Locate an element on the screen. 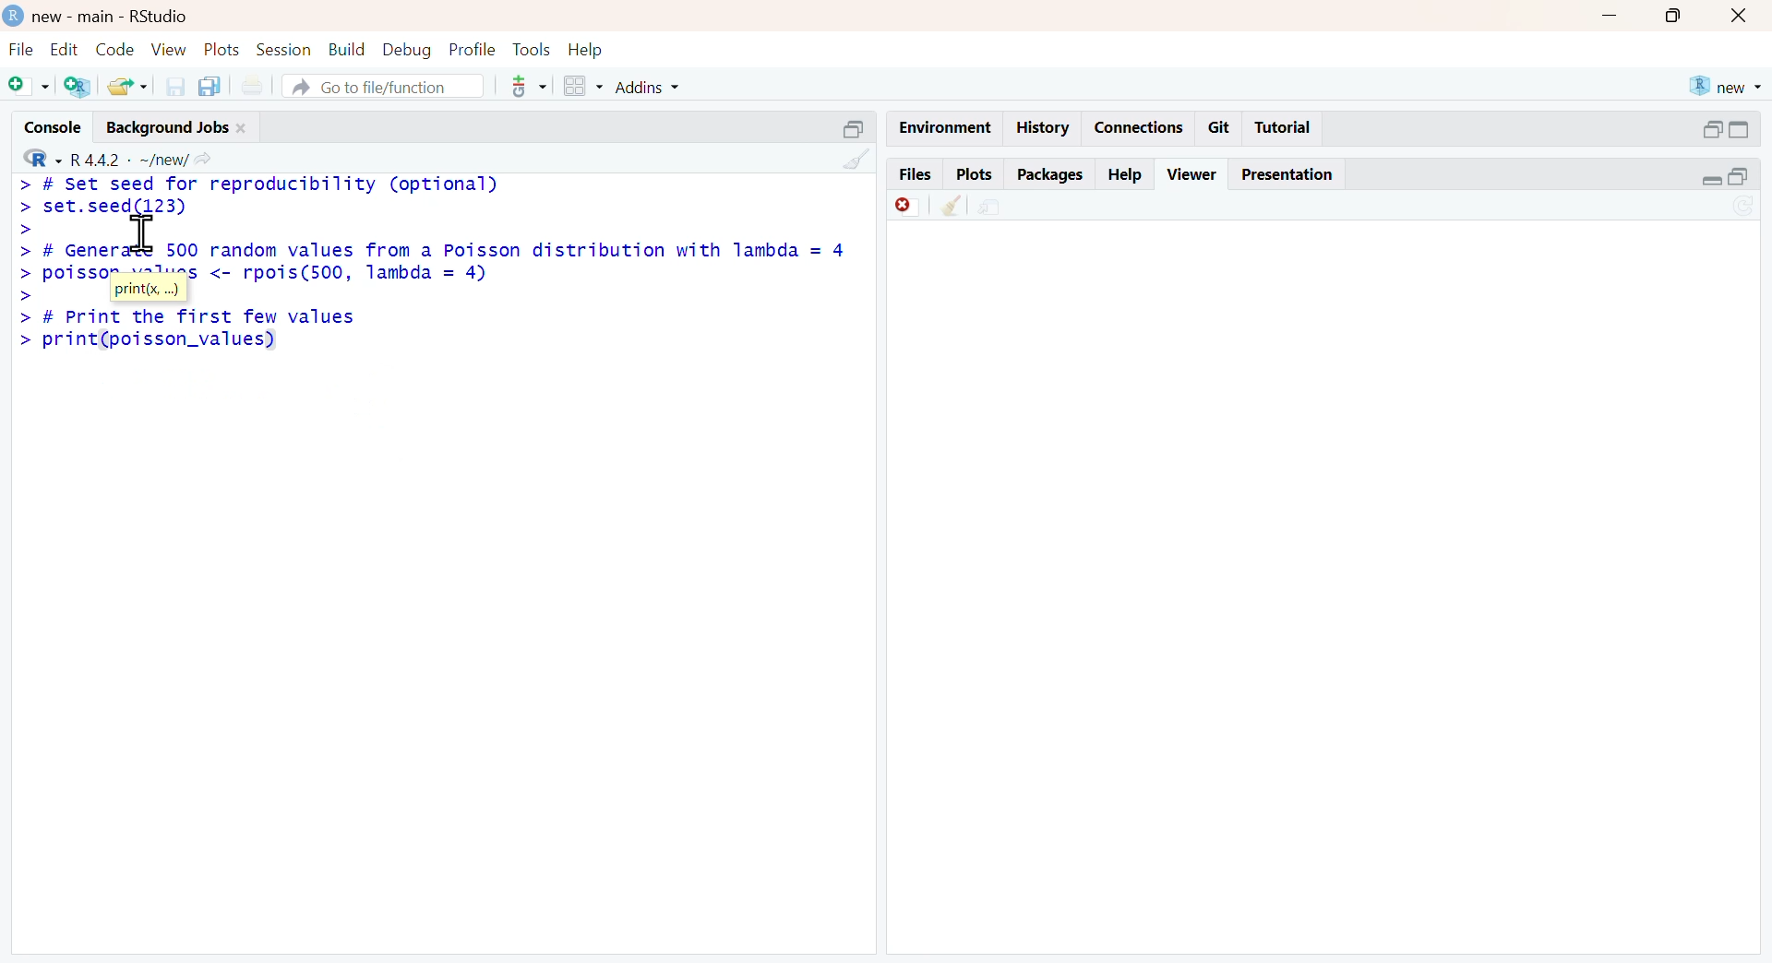  add R file is located at coordinates (80, 86).